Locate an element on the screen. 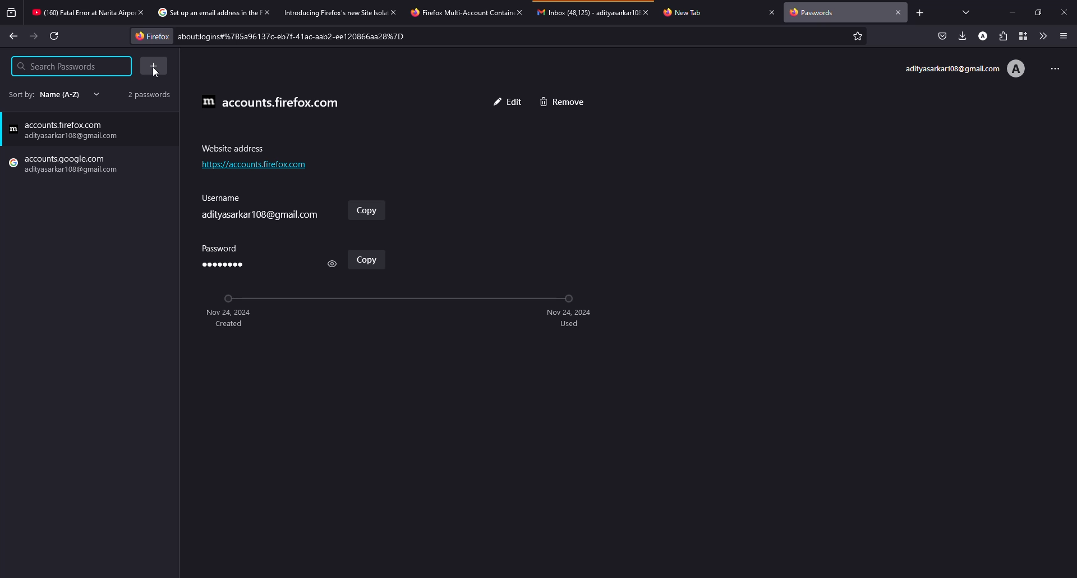 The width and height of the screenshot is (1077, 578). about is located at coordinates (295, 36).